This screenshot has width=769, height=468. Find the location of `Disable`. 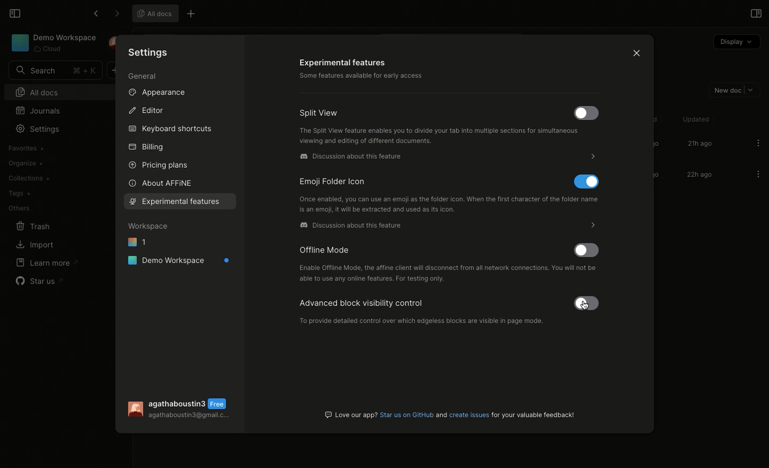

Disable is located at coordinates (588, 181).